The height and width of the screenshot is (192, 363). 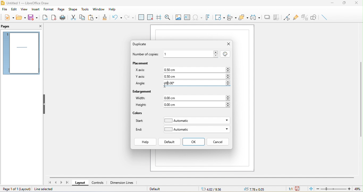 I want to click on page 1 of 1, so click(x=17, y=189).